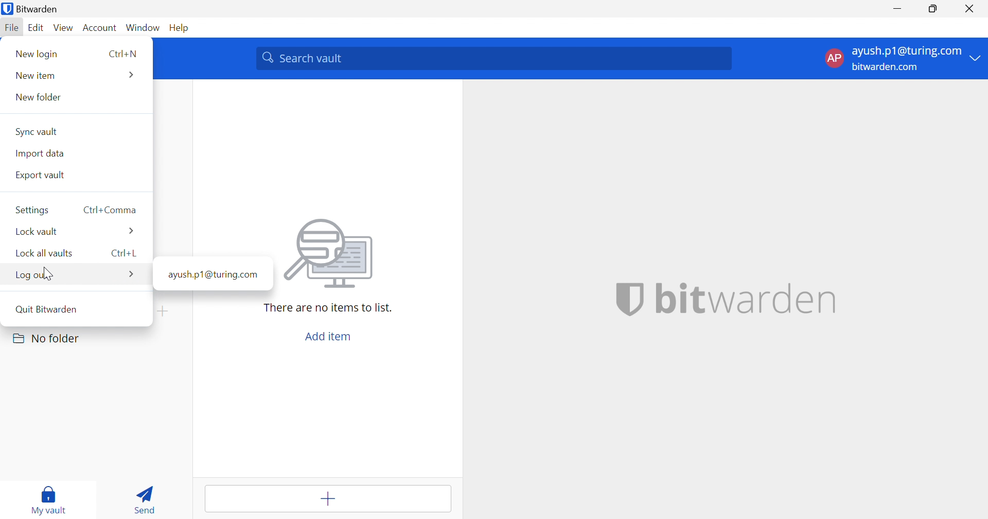  Describe the element at coordinates (144, 498) in the screenshot. I see `Send` at that location.